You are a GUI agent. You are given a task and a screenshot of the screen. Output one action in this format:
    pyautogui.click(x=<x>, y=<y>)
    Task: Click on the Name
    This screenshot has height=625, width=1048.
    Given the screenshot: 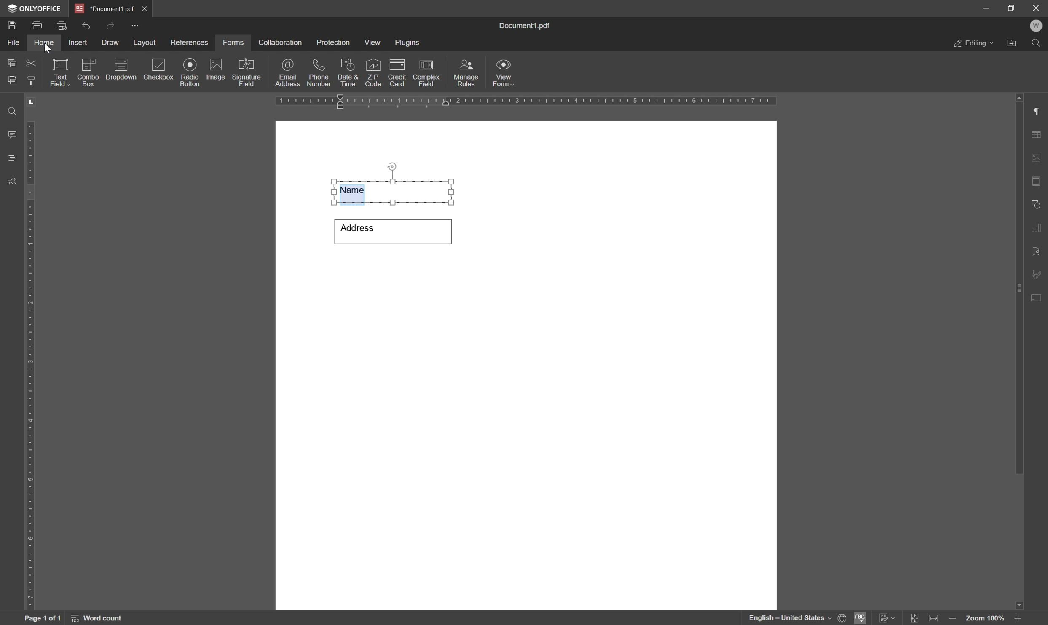 What is the action you would take?
    pyautogui.click(x=394, y=190)
    